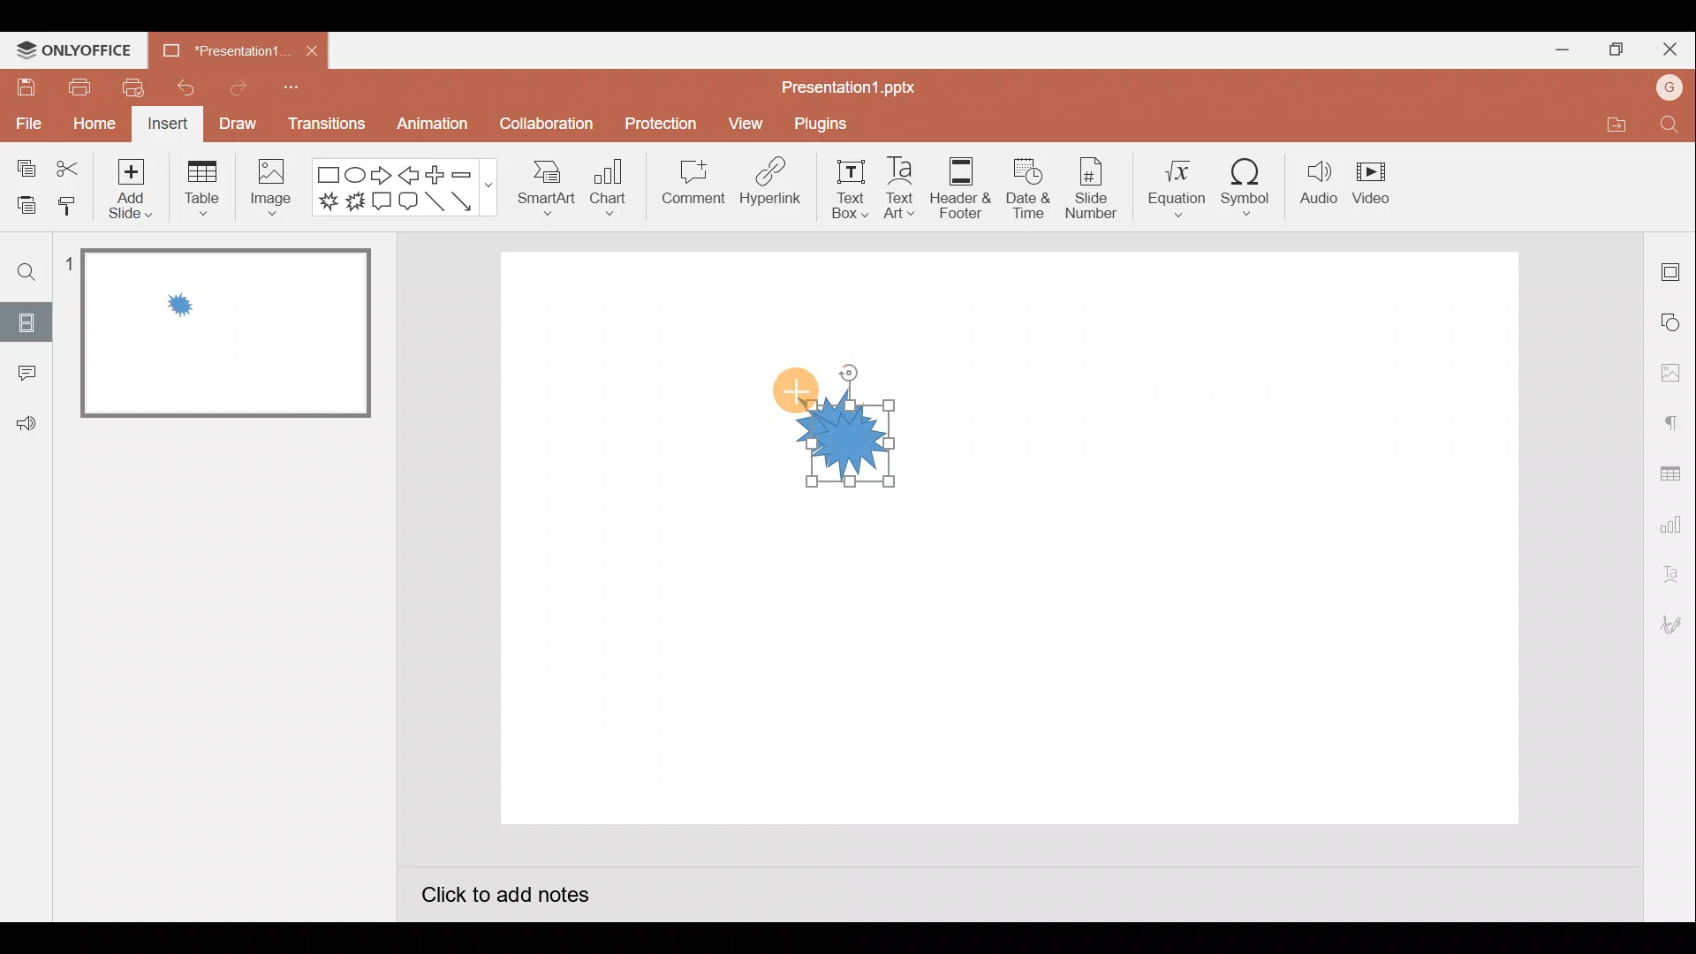  I want to click on ONLYOFFICE, so click(74, 49).